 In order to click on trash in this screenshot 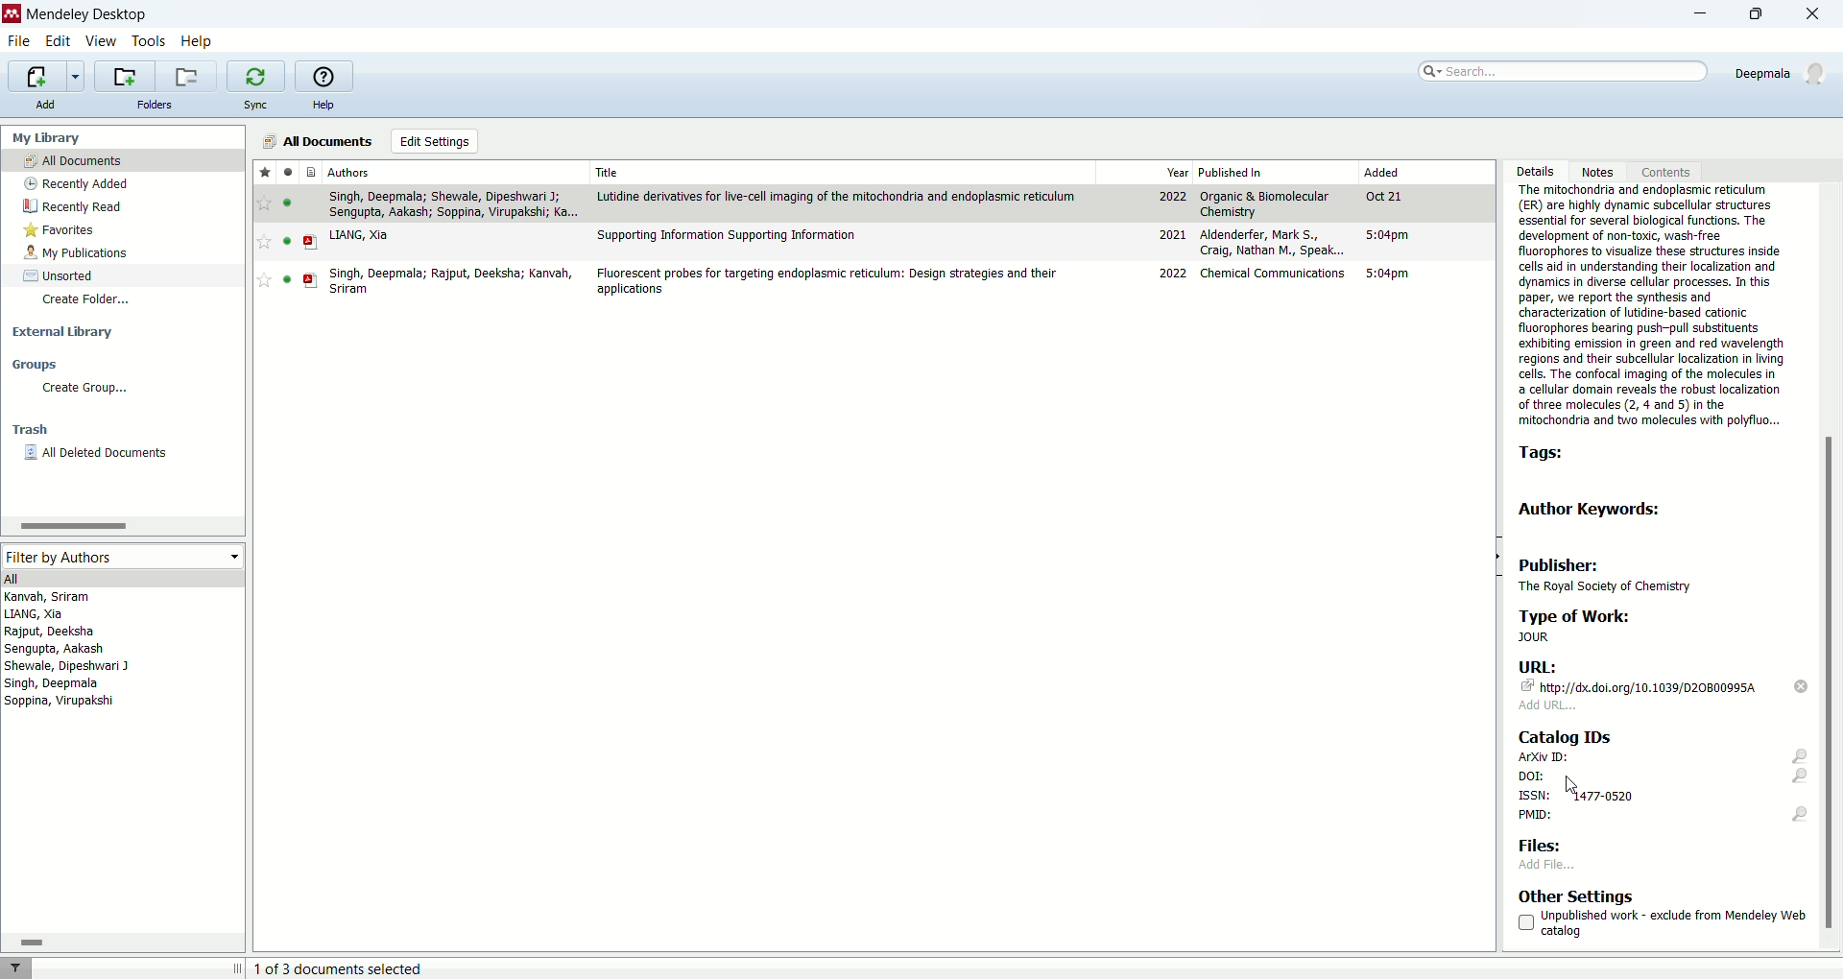, I will do `click(31, 430)`.